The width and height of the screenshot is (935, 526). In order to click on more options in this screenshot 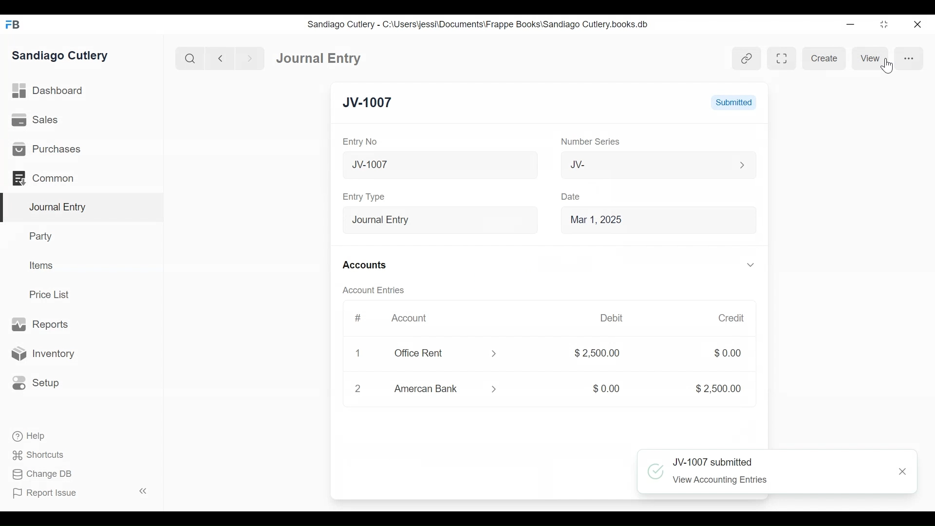, I will do `click(909, 58)`.